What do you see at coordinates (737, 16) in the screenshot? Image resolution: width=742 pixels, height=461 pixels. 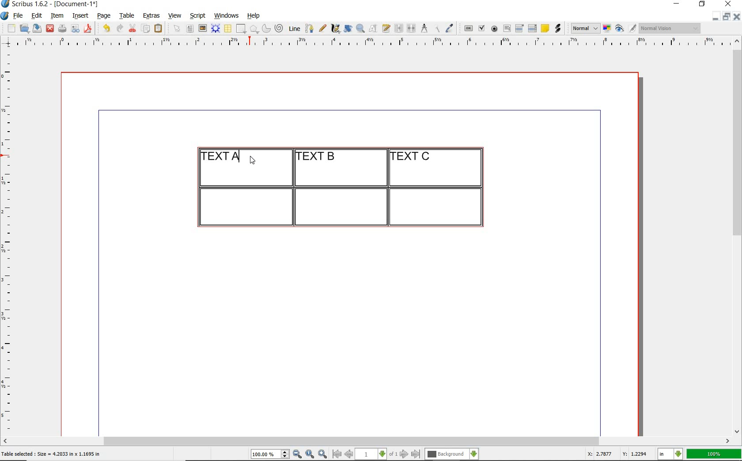 I see `close` at bounding box center [737, 16].